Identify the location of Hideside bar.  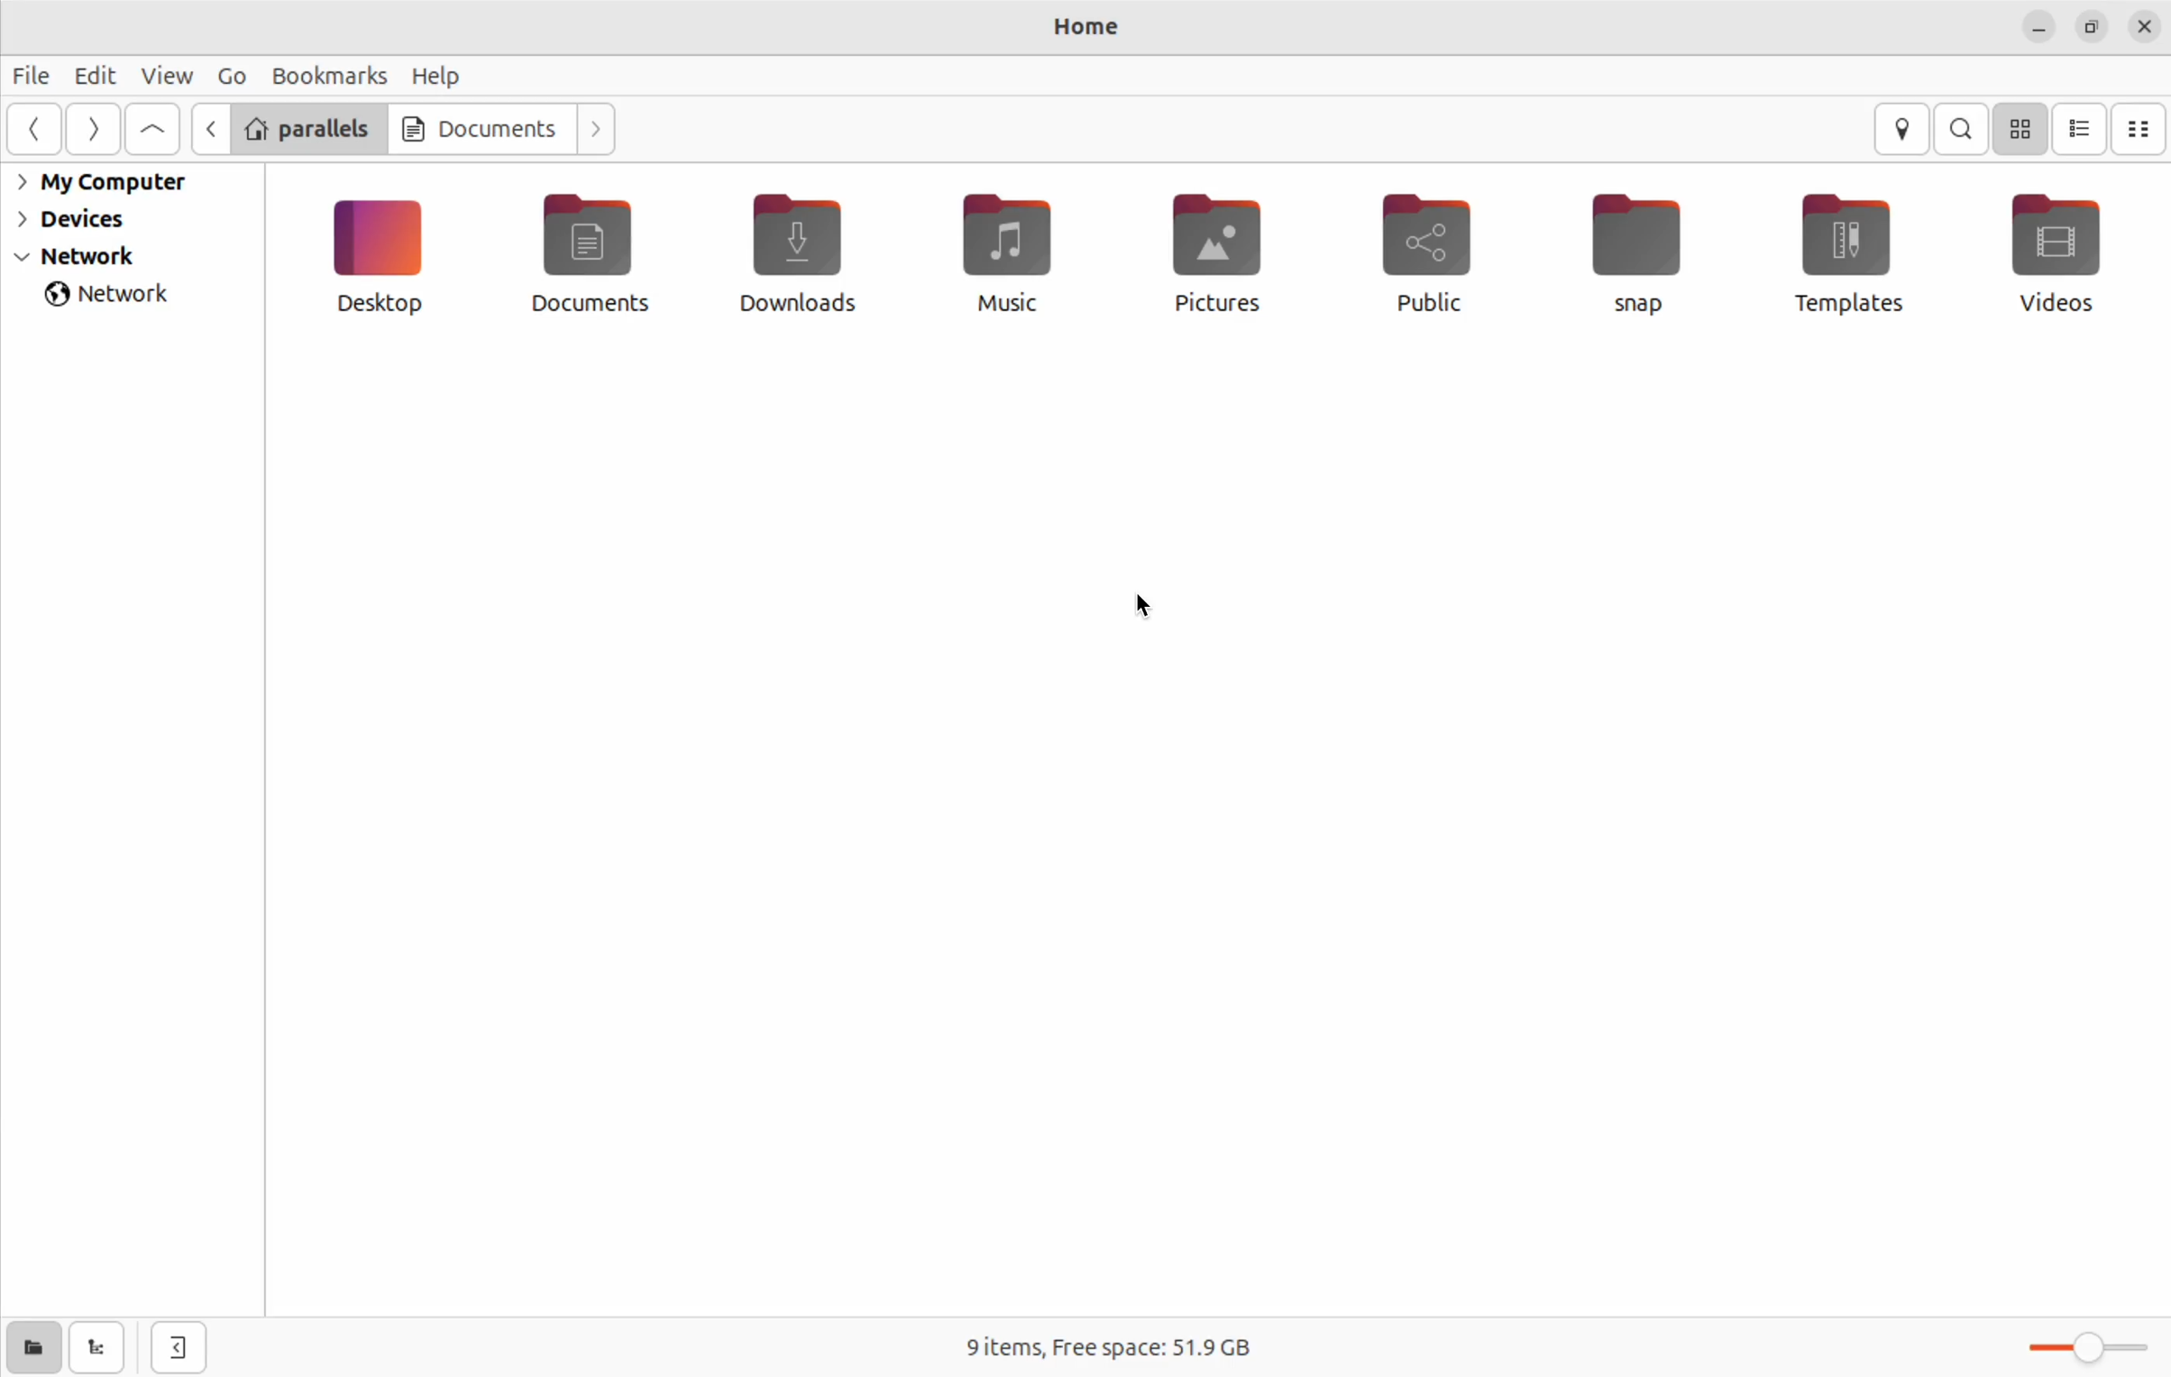
(170, 1345).